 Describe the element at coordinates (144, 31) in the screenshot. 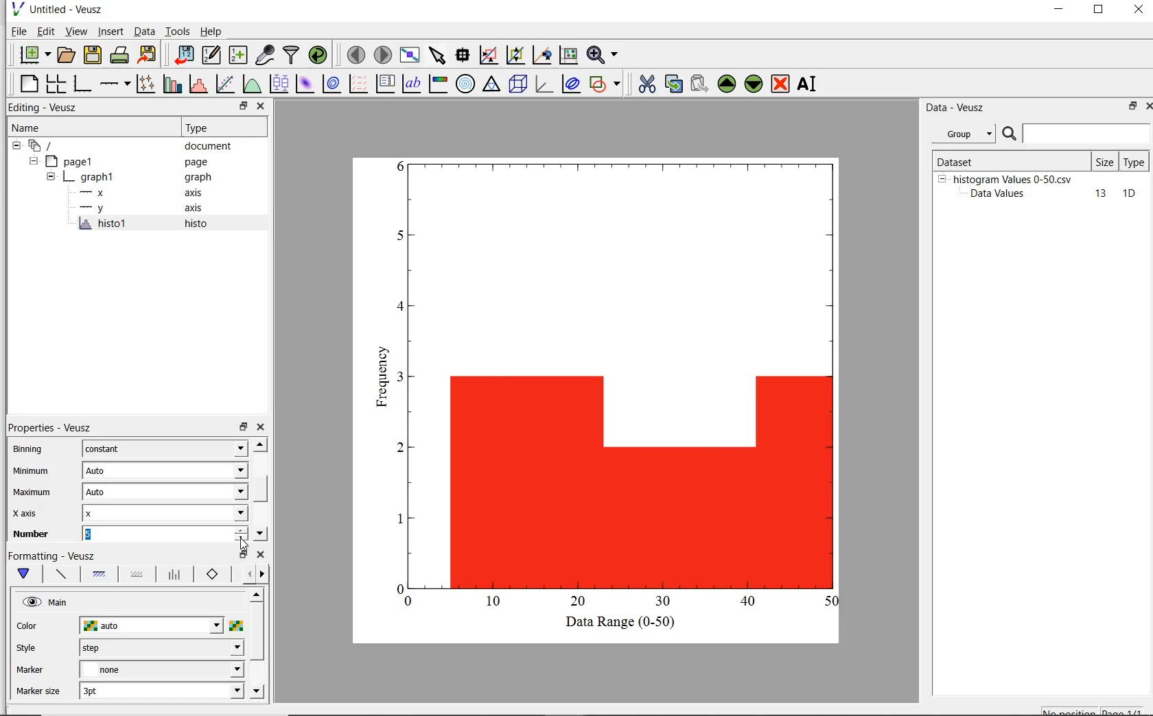

I see `Data` at that location.